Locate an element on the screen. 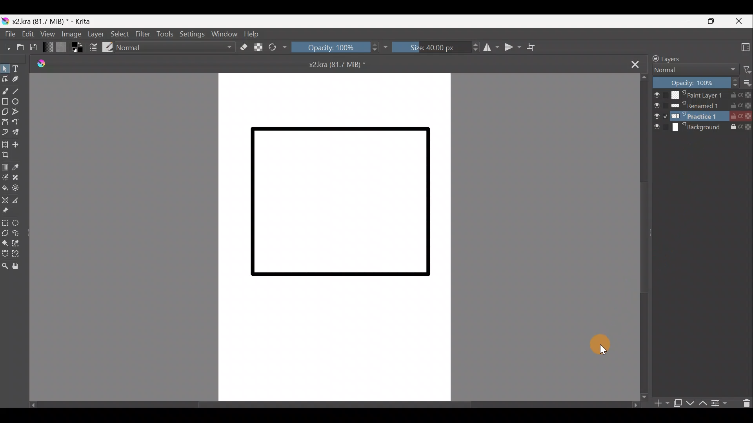 This screenshot has width=753, height=423. View/change layer properties is located at coordinates (721, 402).